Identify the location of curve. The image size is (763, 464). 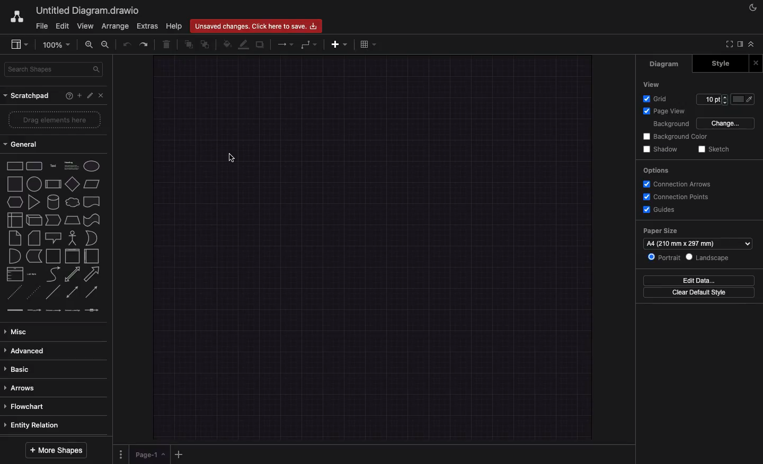
(52, 274).